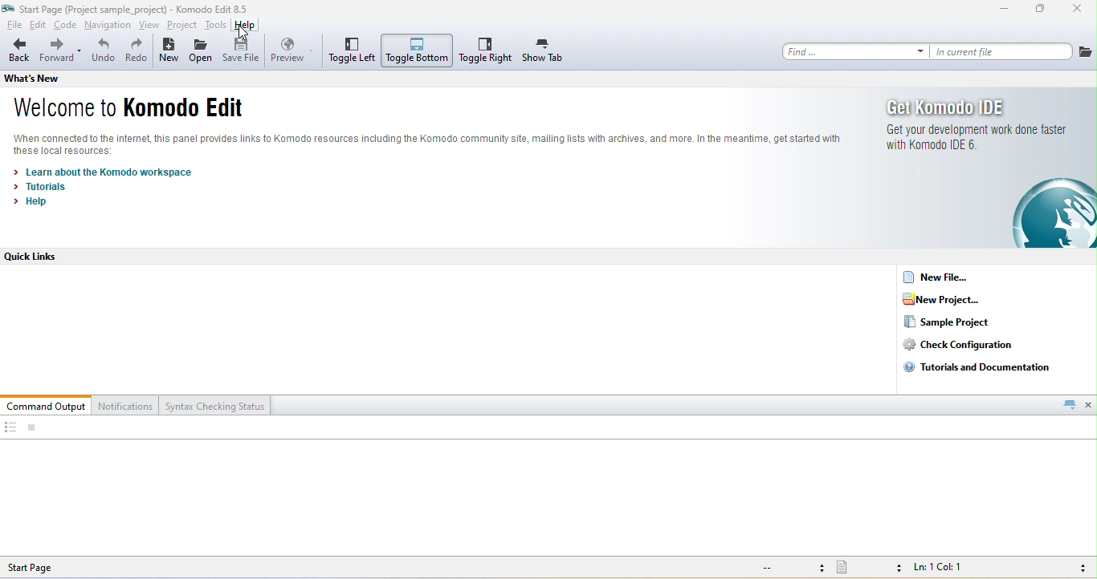  What do you see at coordinates (1002, 51) in the screenshot?
I see `in current file` at bounding box center [1002, 51].